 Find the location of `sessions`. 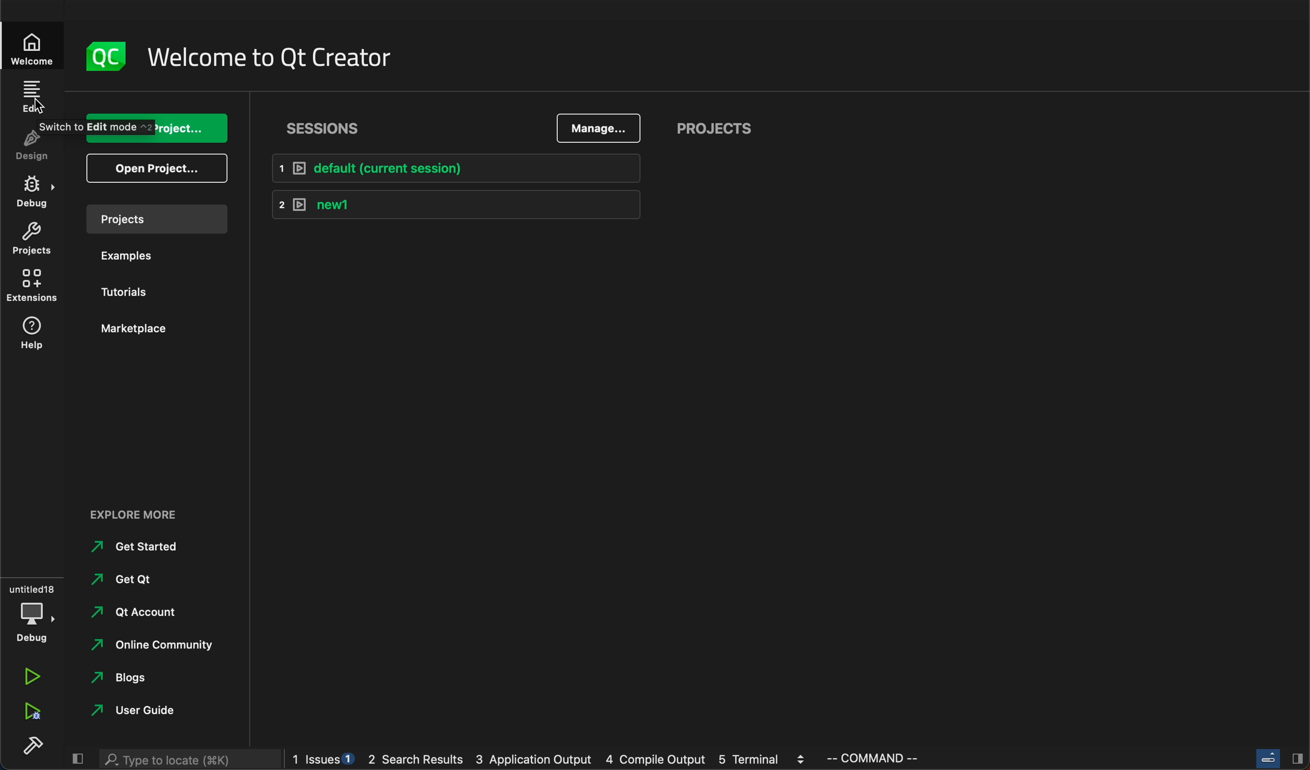

sessions is located at coordinates (321, 128).